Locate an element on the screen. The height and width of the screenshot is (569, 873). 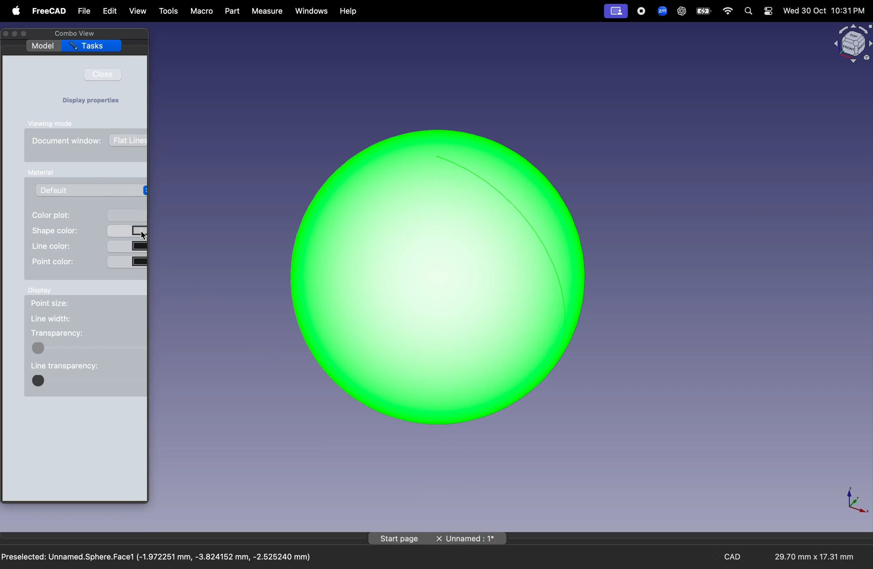
profile  is located at coordinates (616, 12).